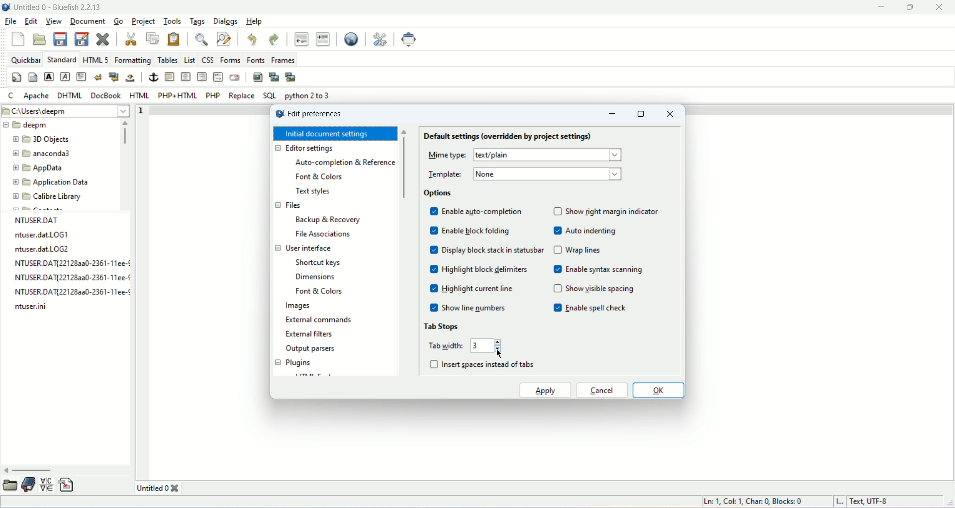  Describe the element at coordinates (69, 277) in the screenshot. I see `NTUSER.DAT{22128aa0-2361-11ee-¢` at that location.